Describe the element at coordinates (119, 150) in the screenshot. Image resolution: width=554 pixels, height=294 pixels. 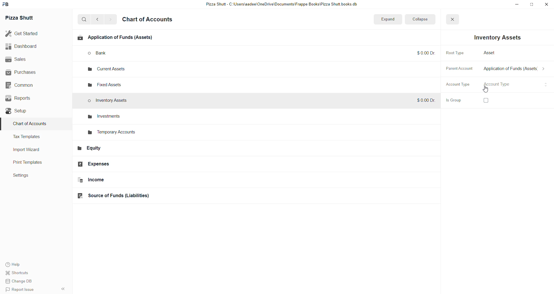
I see `Equity ` at that location.